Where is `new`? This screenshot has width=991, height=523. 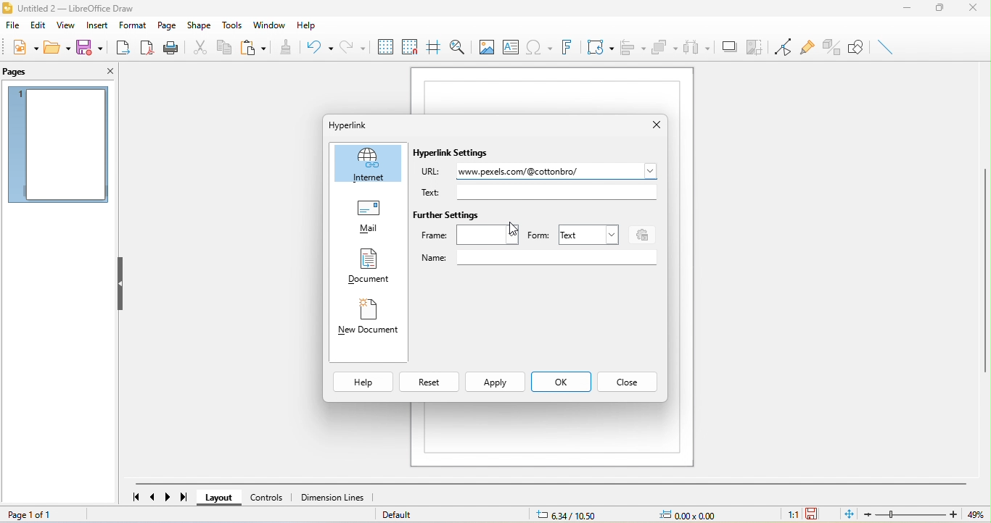
new is located at coordinates (20, 50).